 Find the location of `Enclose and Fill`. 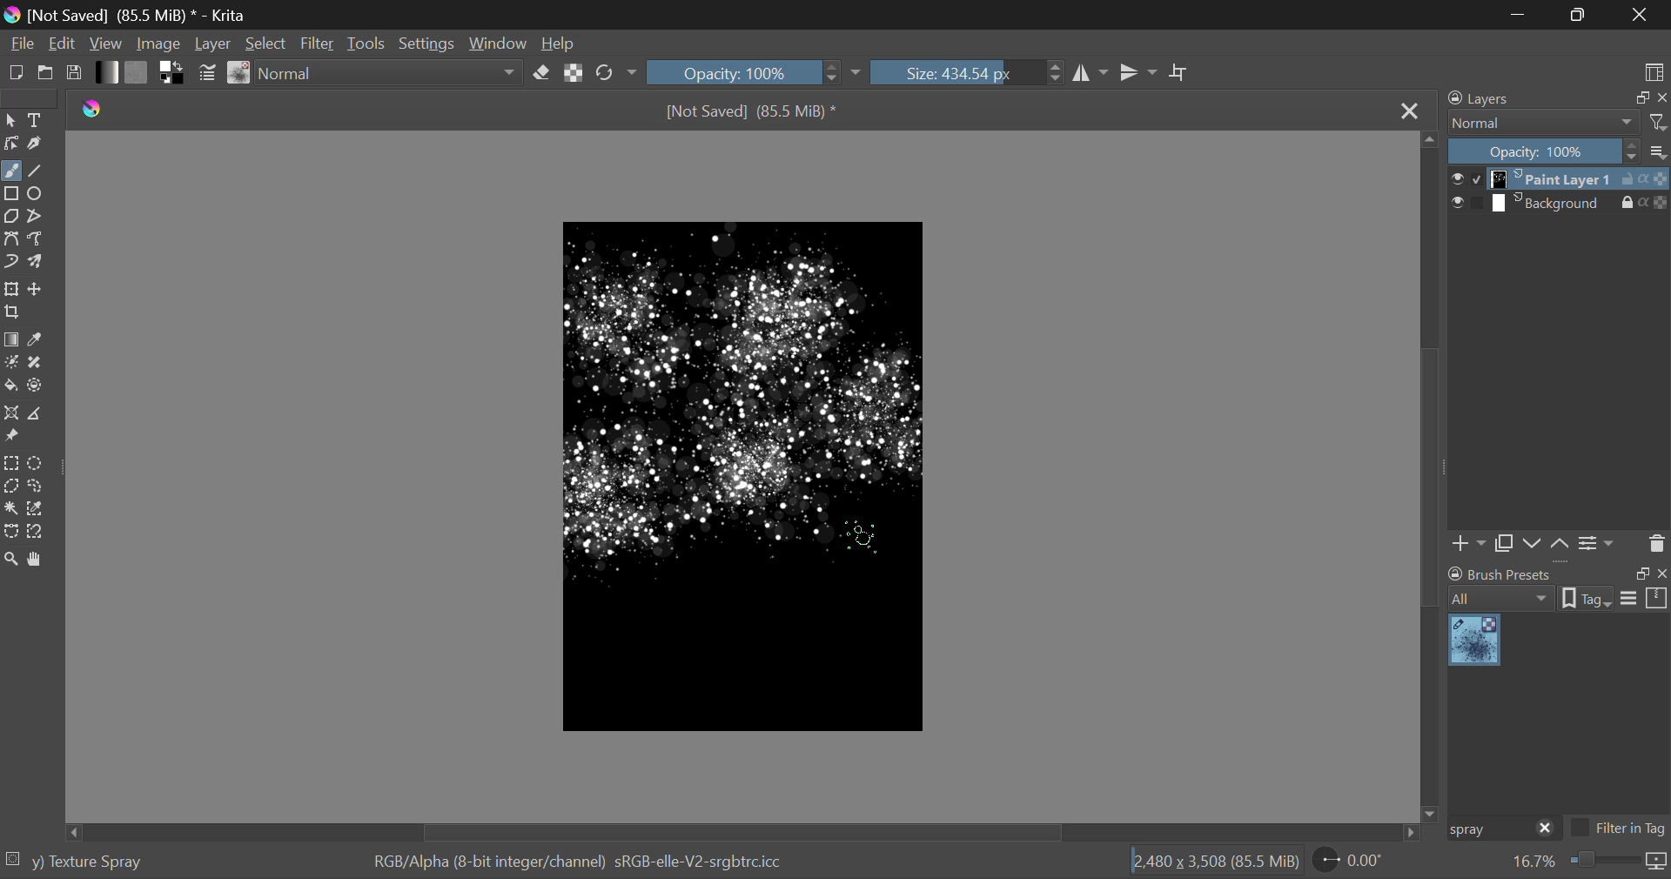

Enclose and Fill is located at coordinates (36, 387).